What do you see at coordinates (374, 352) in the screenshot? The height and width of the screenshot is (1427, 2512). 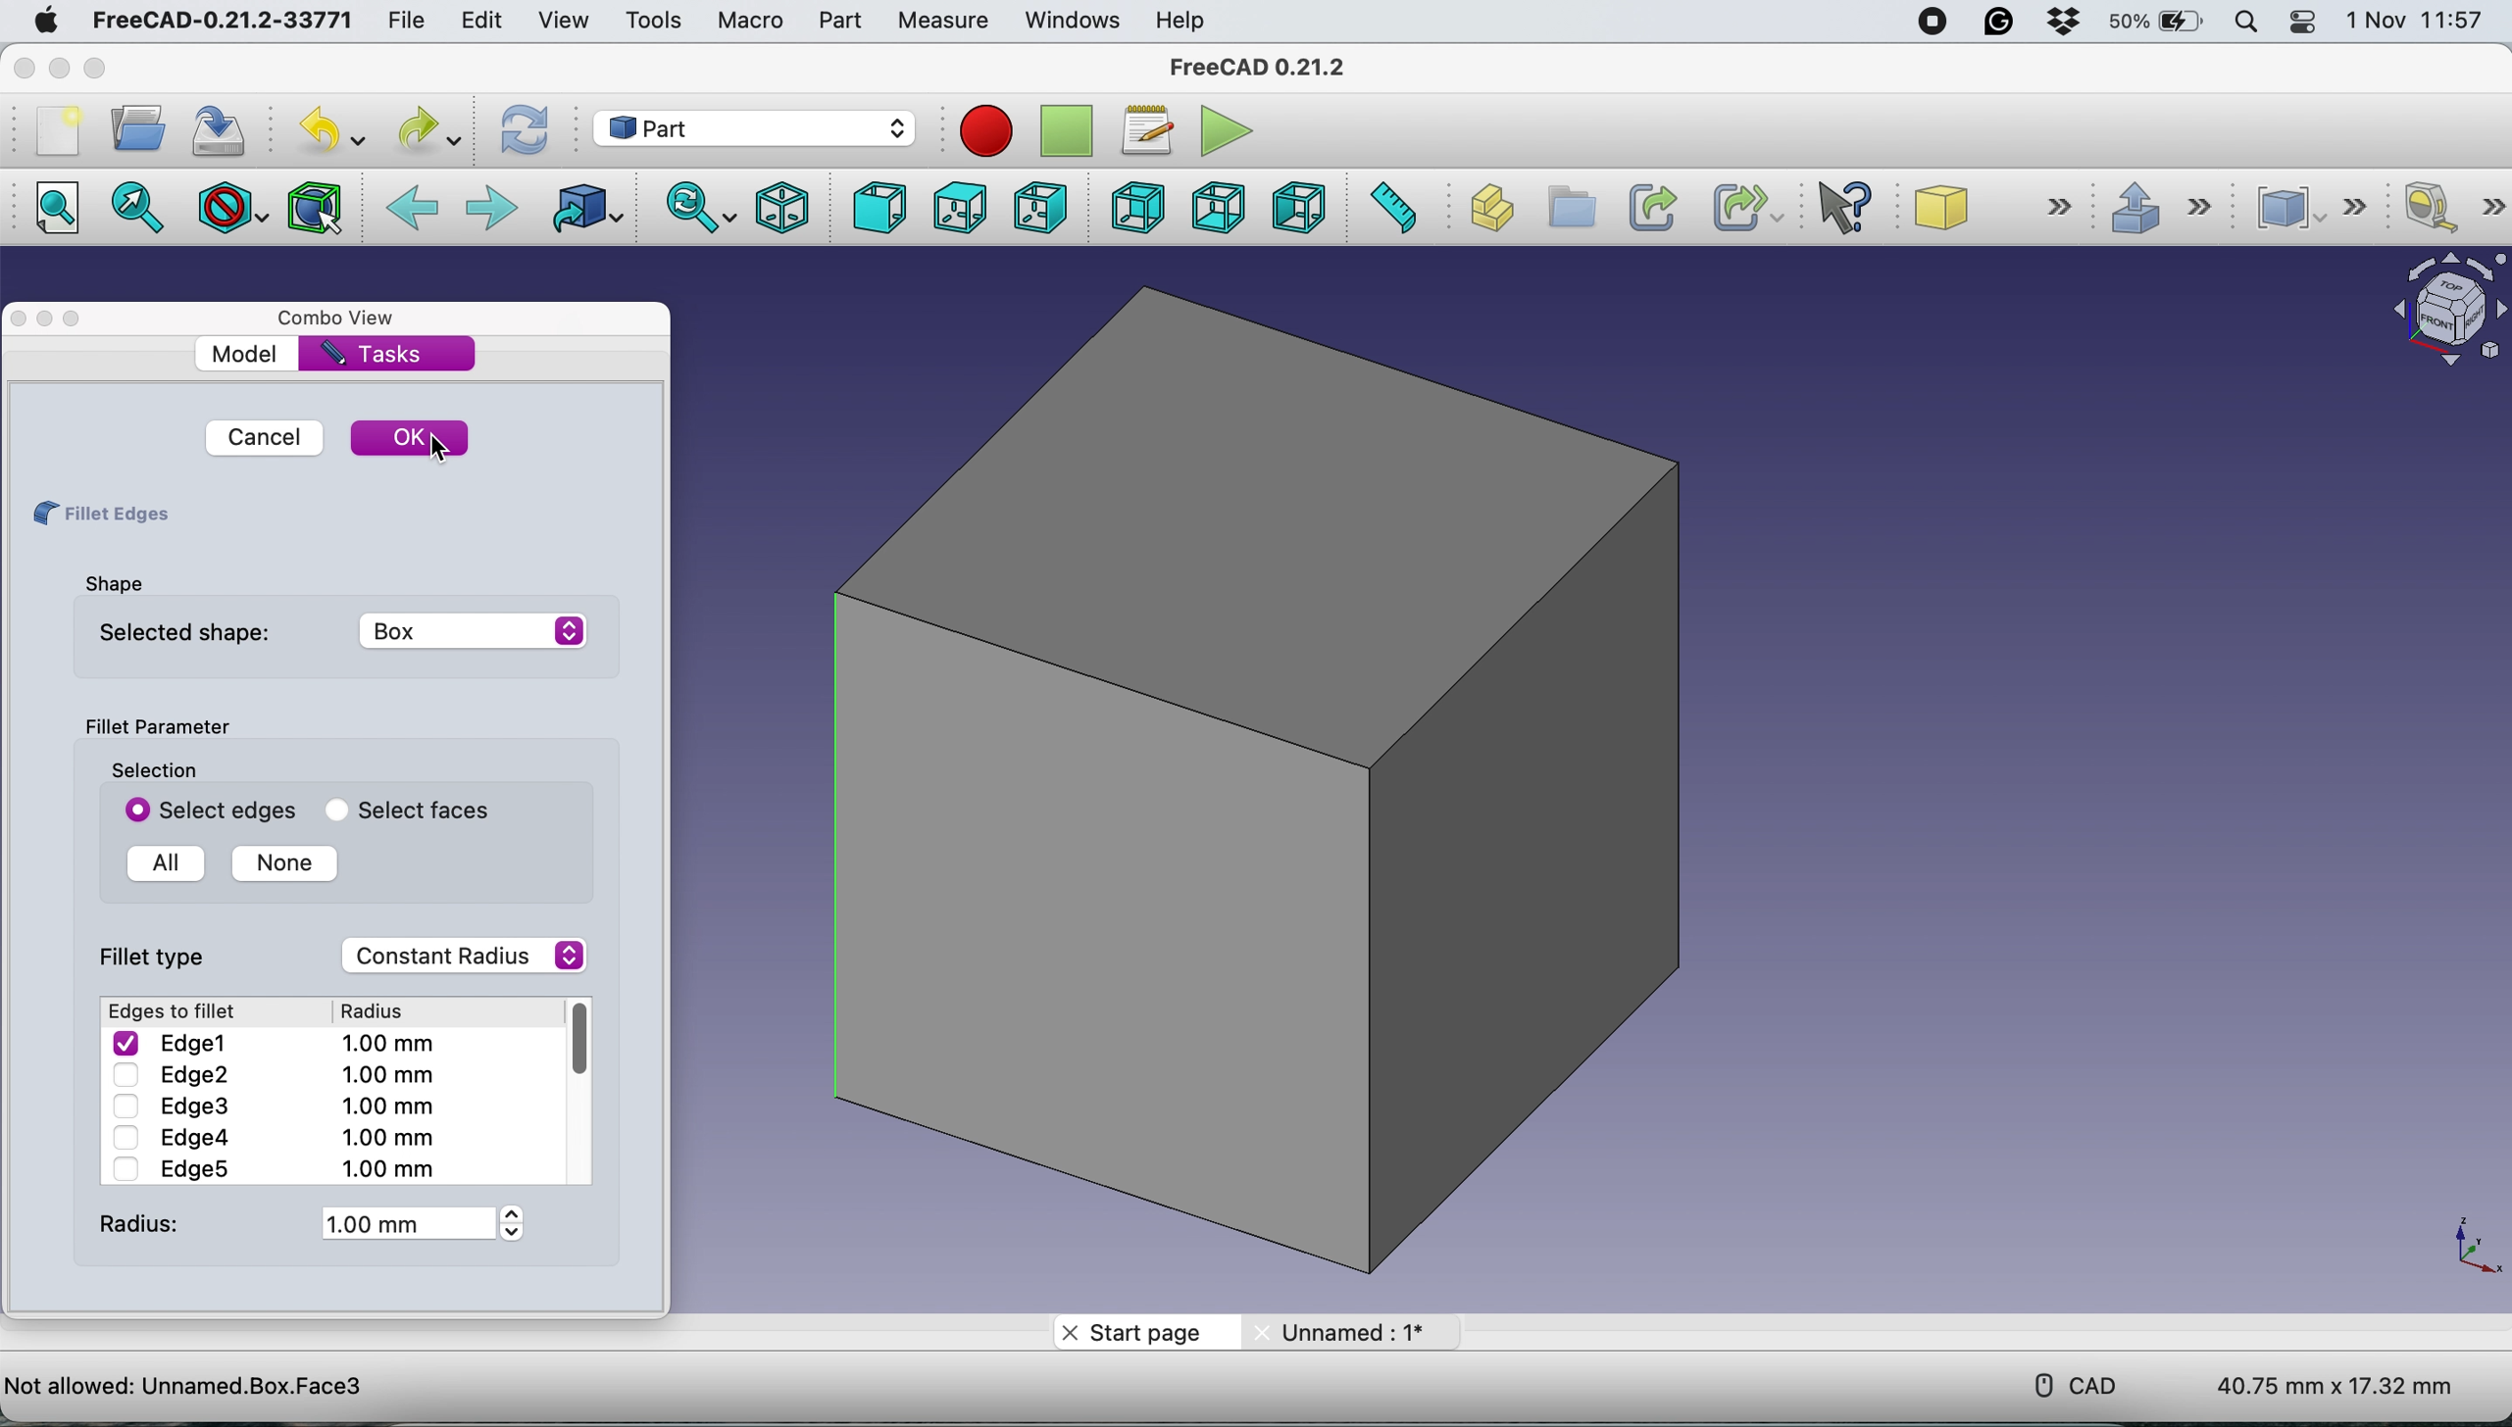 I see `Tasks` at bounding box center [374, 352].